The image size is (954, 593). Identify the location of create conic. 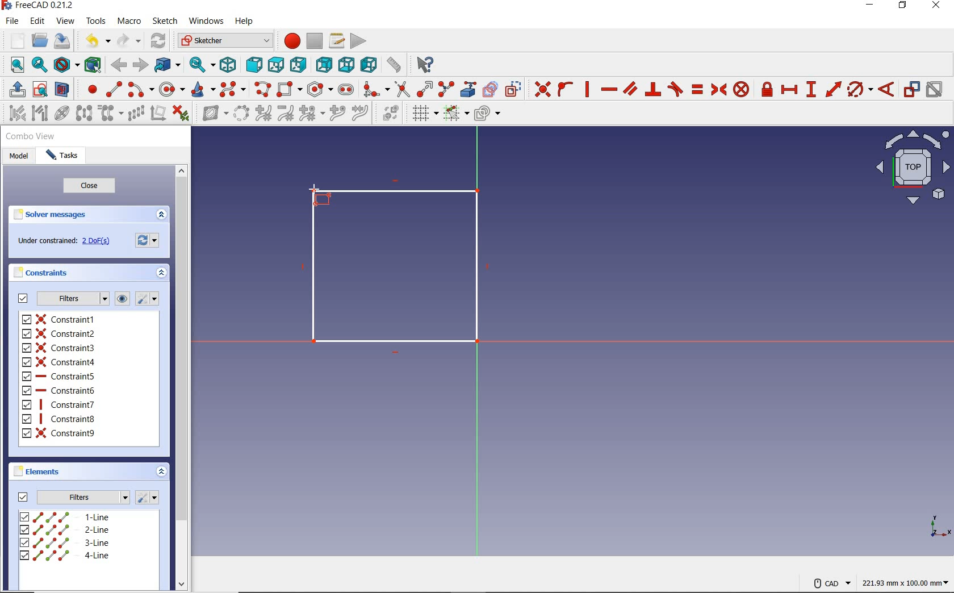
(204, 90).